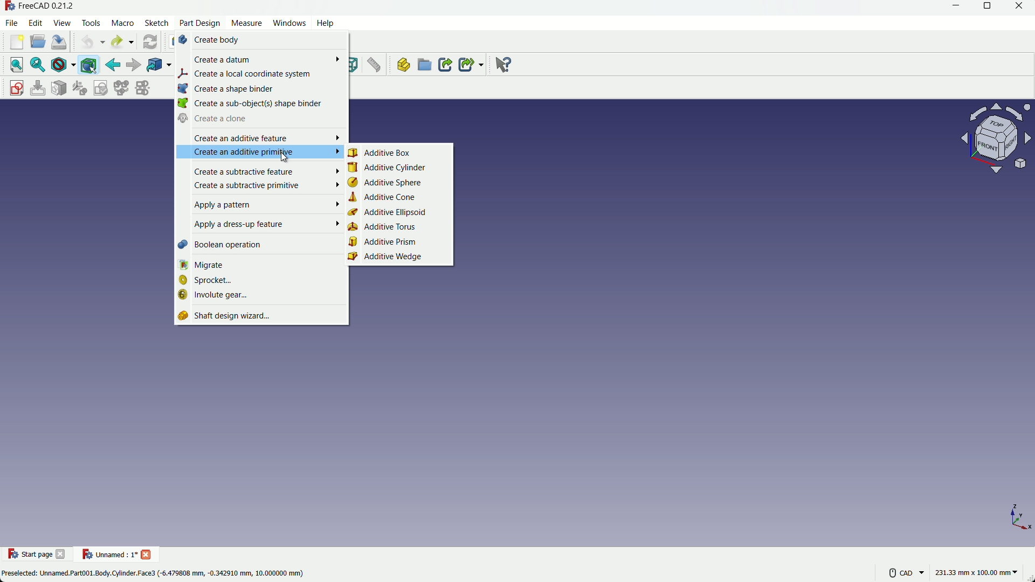  What do you see at coordinates (261, 76) in the screenshot?
I see `create local coordinate system` at bounding box center [261, 76].